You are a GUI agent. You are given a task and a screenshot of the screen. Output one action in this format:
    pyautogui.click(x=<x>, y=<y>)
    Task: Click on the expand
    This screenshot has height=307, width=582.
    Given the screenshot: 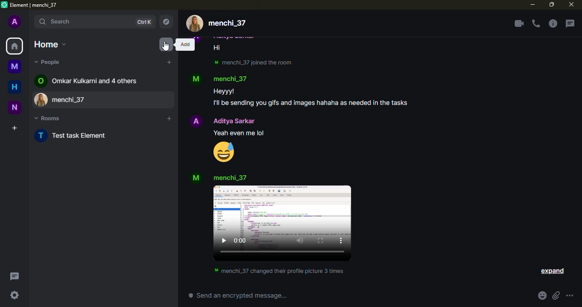 What is the action you would take?
    pyautogui.click(x=552, y=271)
    